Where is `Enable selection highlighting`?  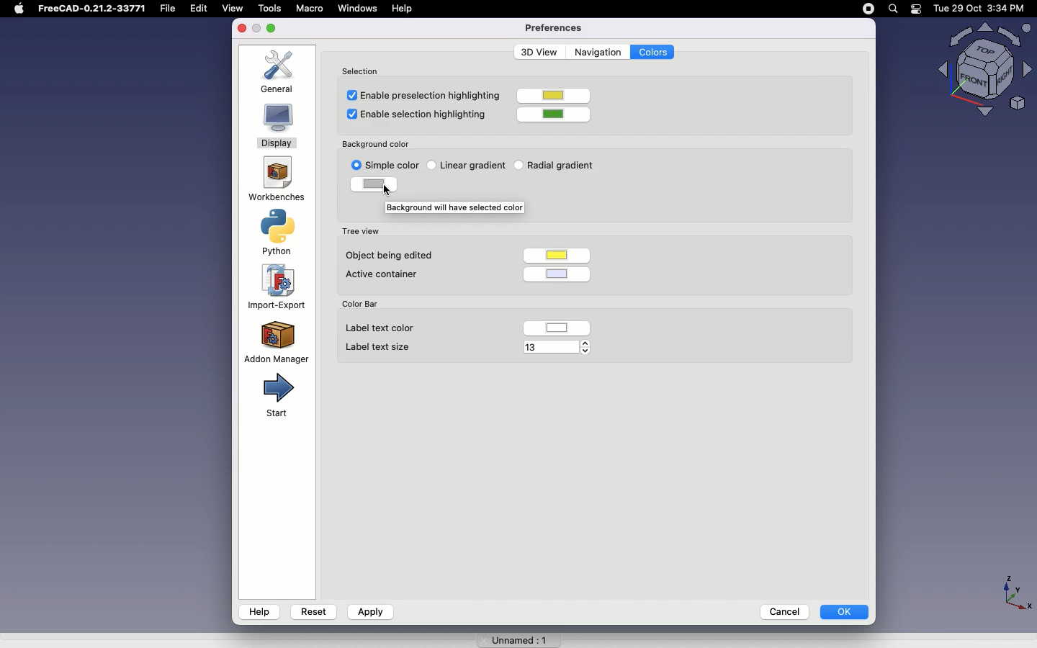 Enable selection highlighting is located at coordinates (419, 116).